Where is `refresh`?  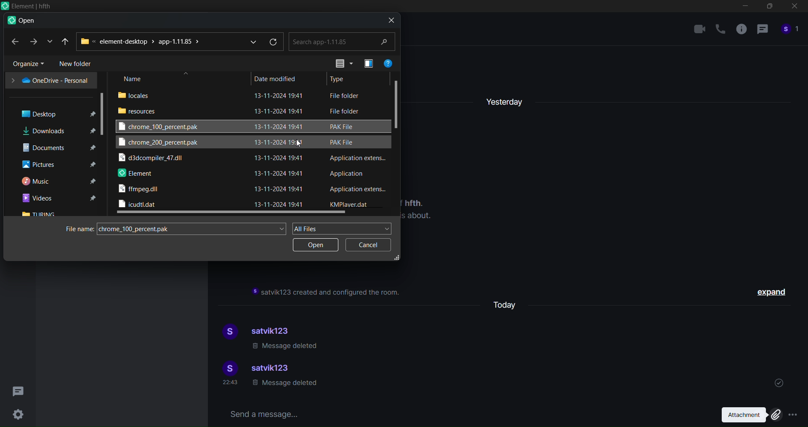 refresh is located at coordinates (274, 42).